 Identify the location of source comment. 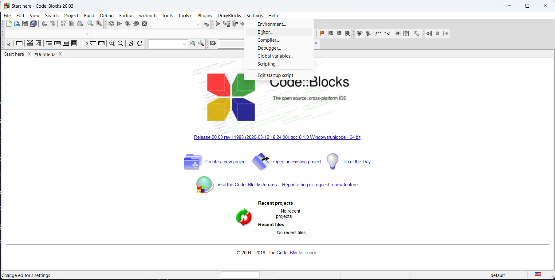
(130, 44).